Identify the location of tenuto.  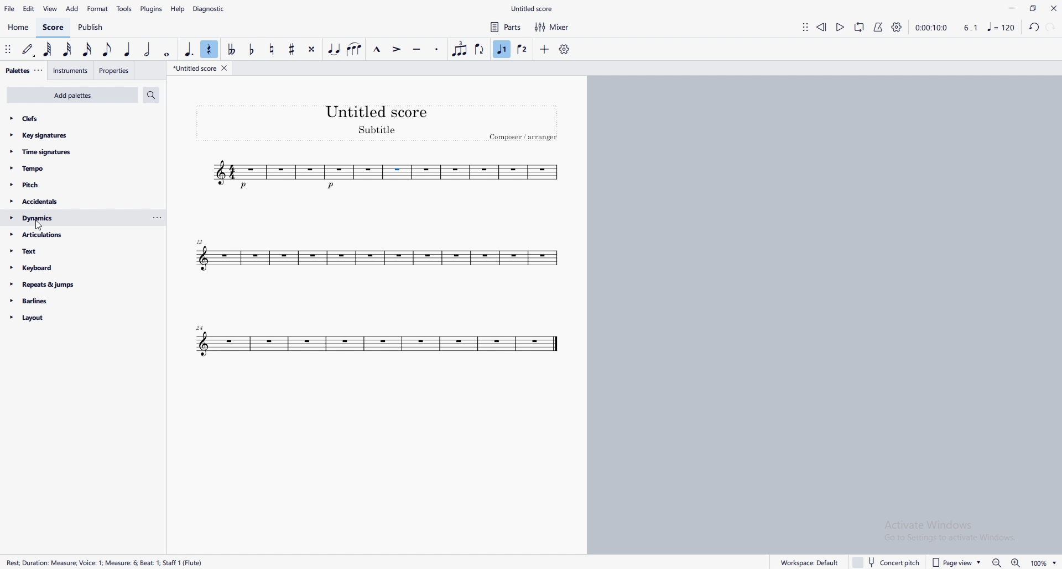
(417, 50).